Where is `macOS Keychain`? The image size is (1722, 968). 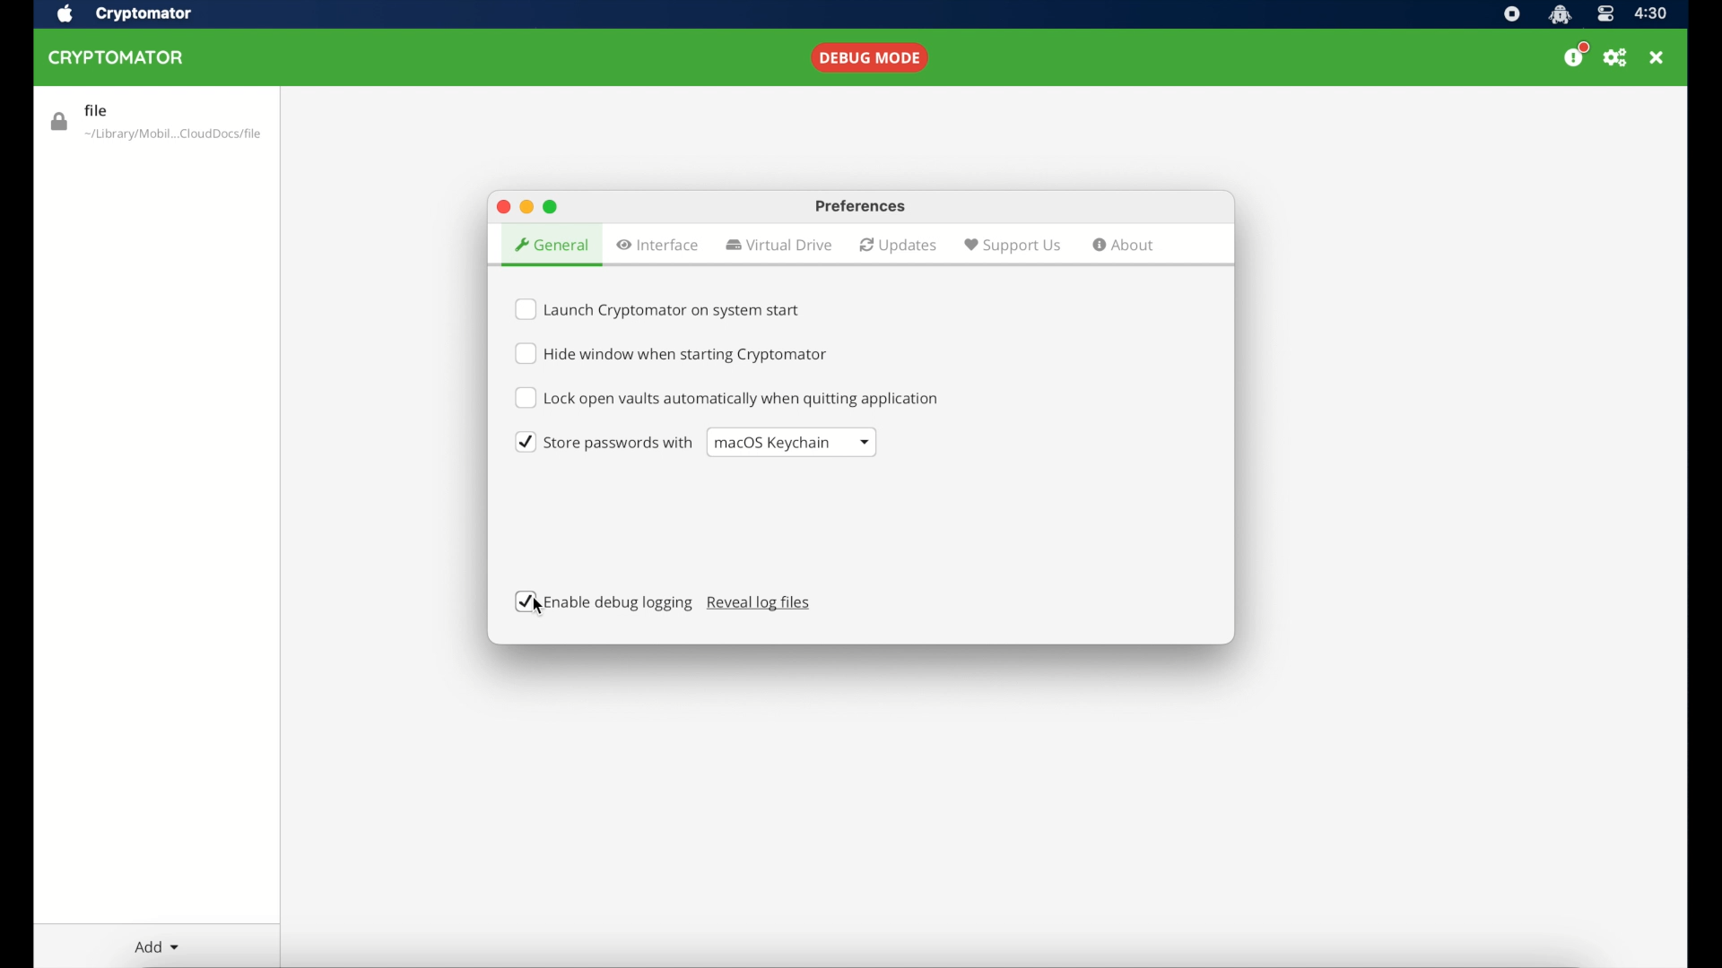 macOS Keychain is located at coordinates (792, 442).